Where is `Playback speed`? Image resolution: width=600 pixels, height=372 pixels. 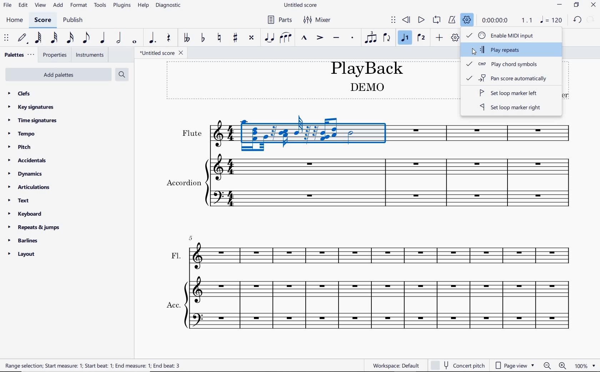
Playback speed is located at coordinates (526, 21).